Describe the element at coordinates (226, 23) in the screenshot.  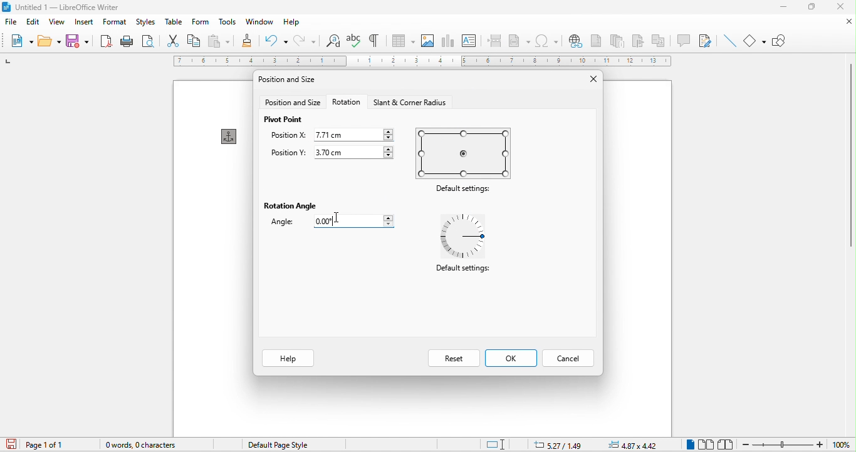
I see `tools` at that location.